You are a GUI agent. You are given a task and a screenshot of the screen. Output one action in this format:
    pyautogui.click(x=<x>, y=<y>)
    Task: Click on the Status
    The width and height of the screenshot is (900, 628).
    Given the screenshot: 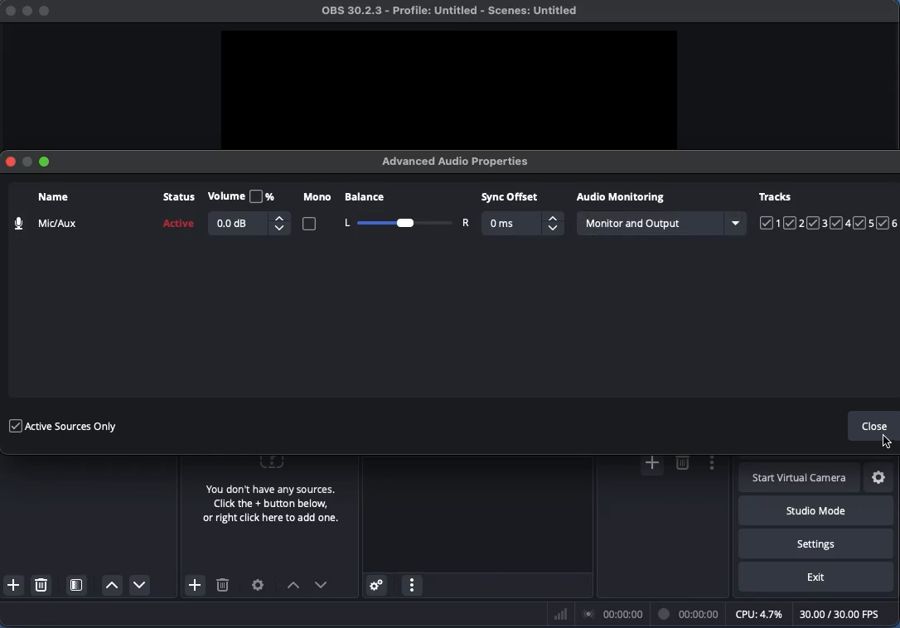 What is the action you would take?
    pyautogui.click(x=177, y=215)
    